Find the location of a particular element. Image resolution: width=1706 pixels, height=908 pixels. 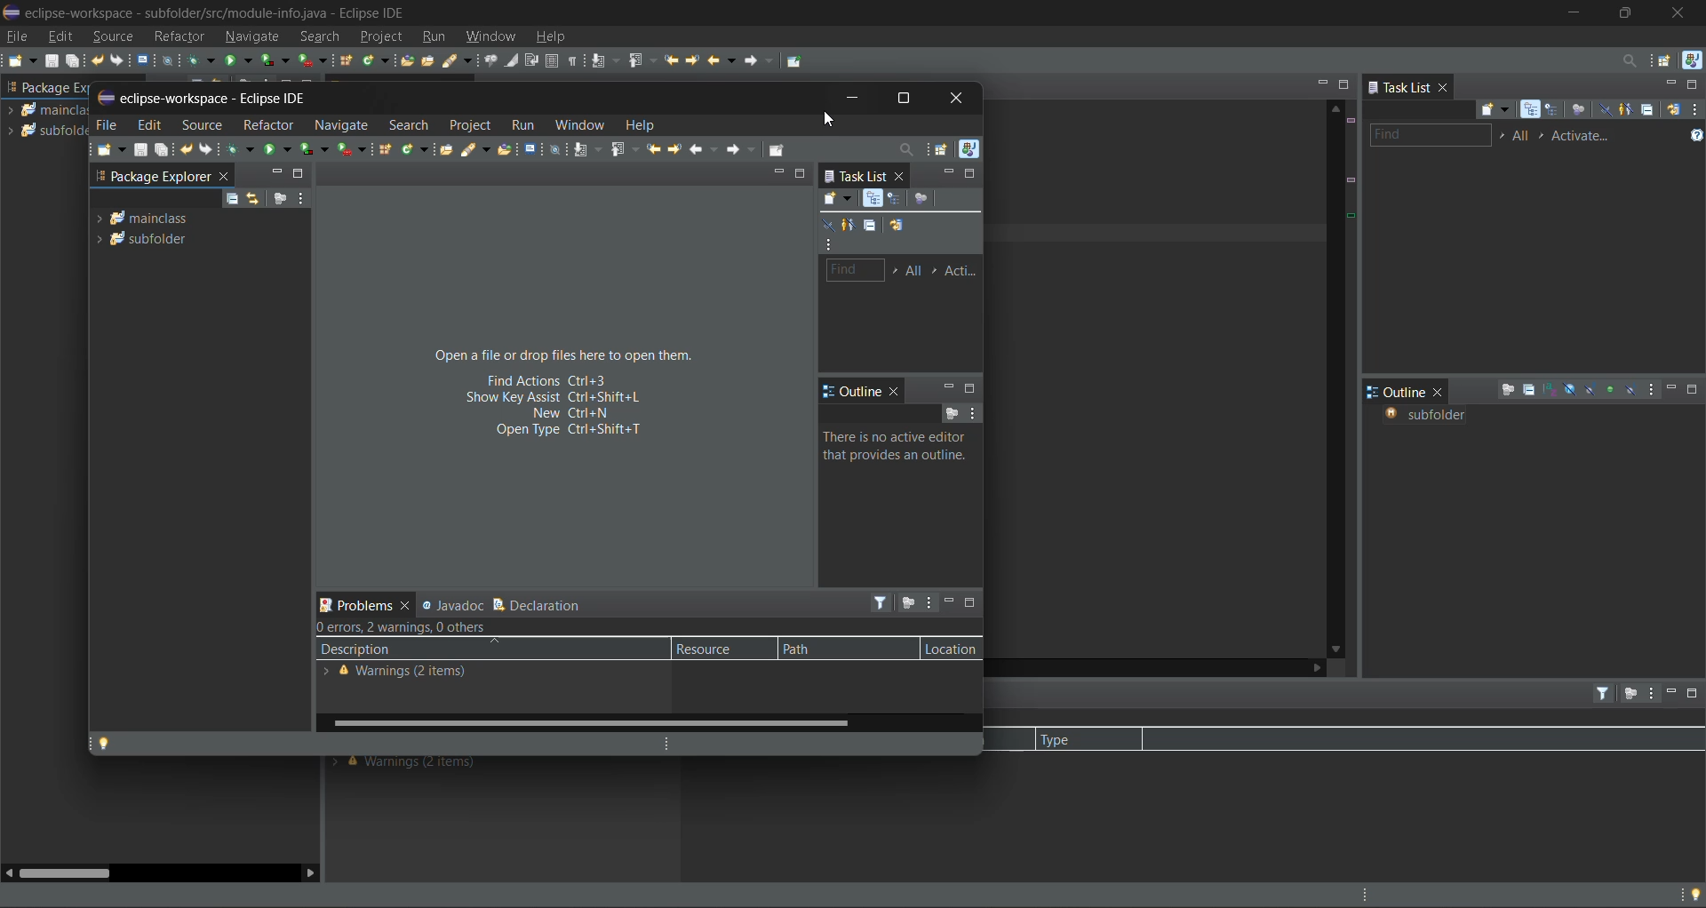

forward is located at coordinates (744, 149).